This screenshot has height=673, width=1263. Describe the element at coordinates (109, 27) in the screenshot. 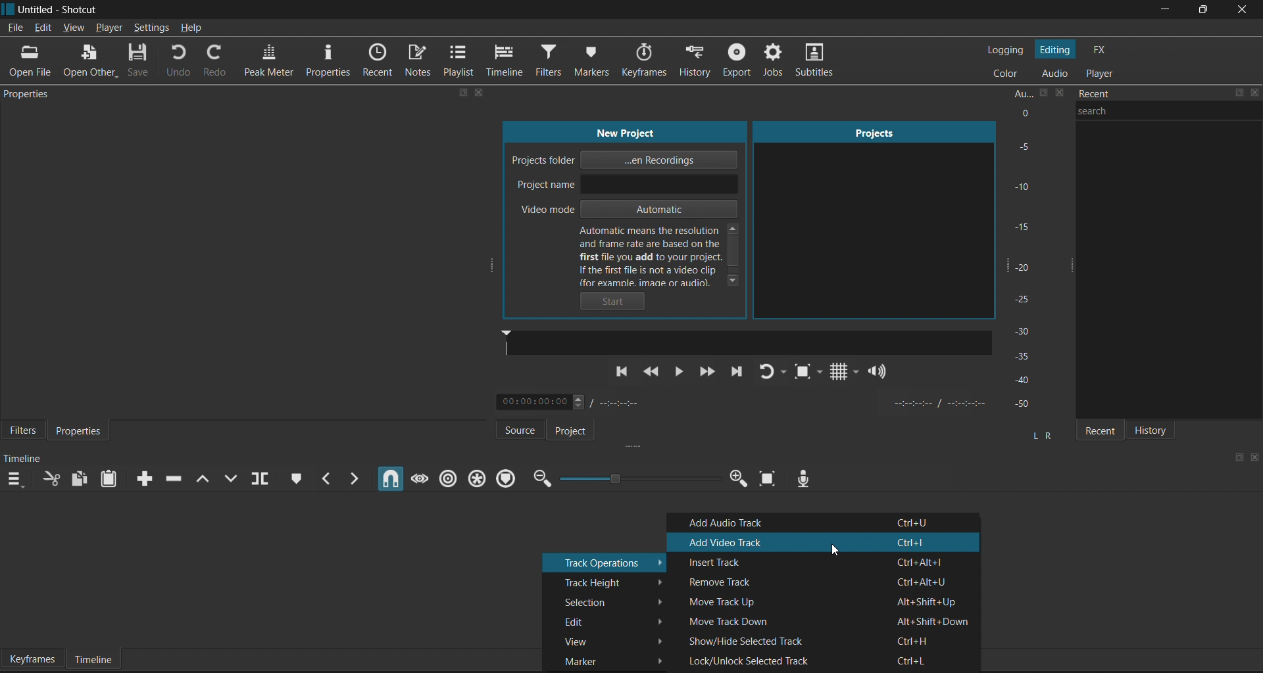

I see `Player` at that location.